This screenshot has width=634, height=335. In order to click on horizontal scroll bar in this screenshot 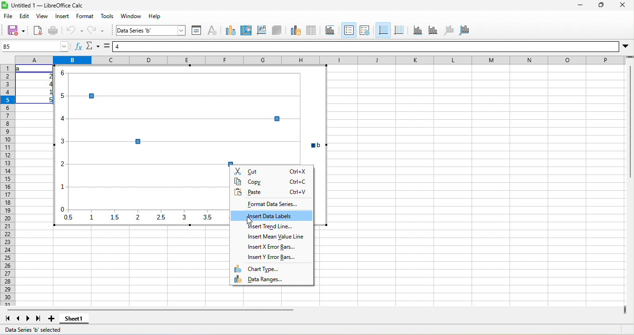, I will do `click(150, 310)`.